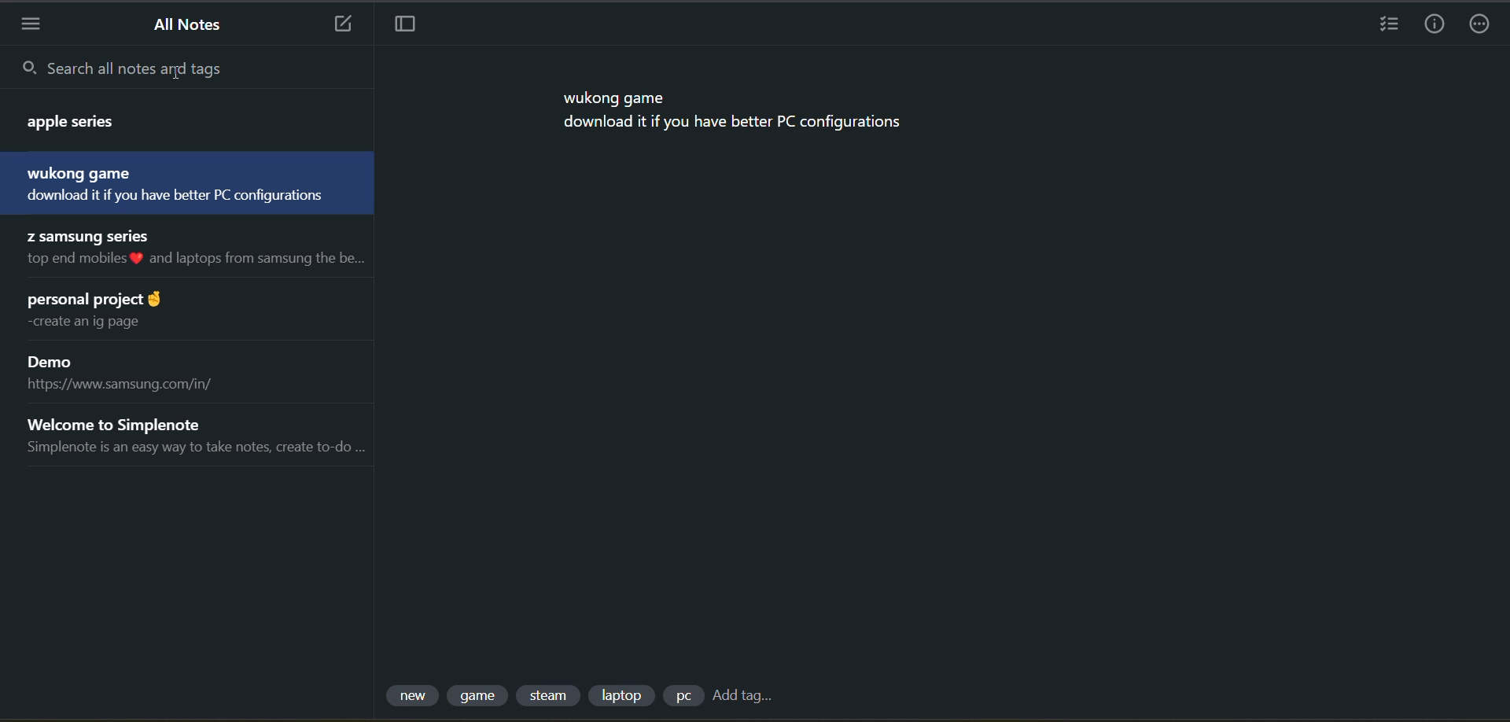 The image size is (1510, 722). What do you see at coordinates (406, 23) in the screenshot?
I see `toggle focus mode` at bounding box center [406, 23].